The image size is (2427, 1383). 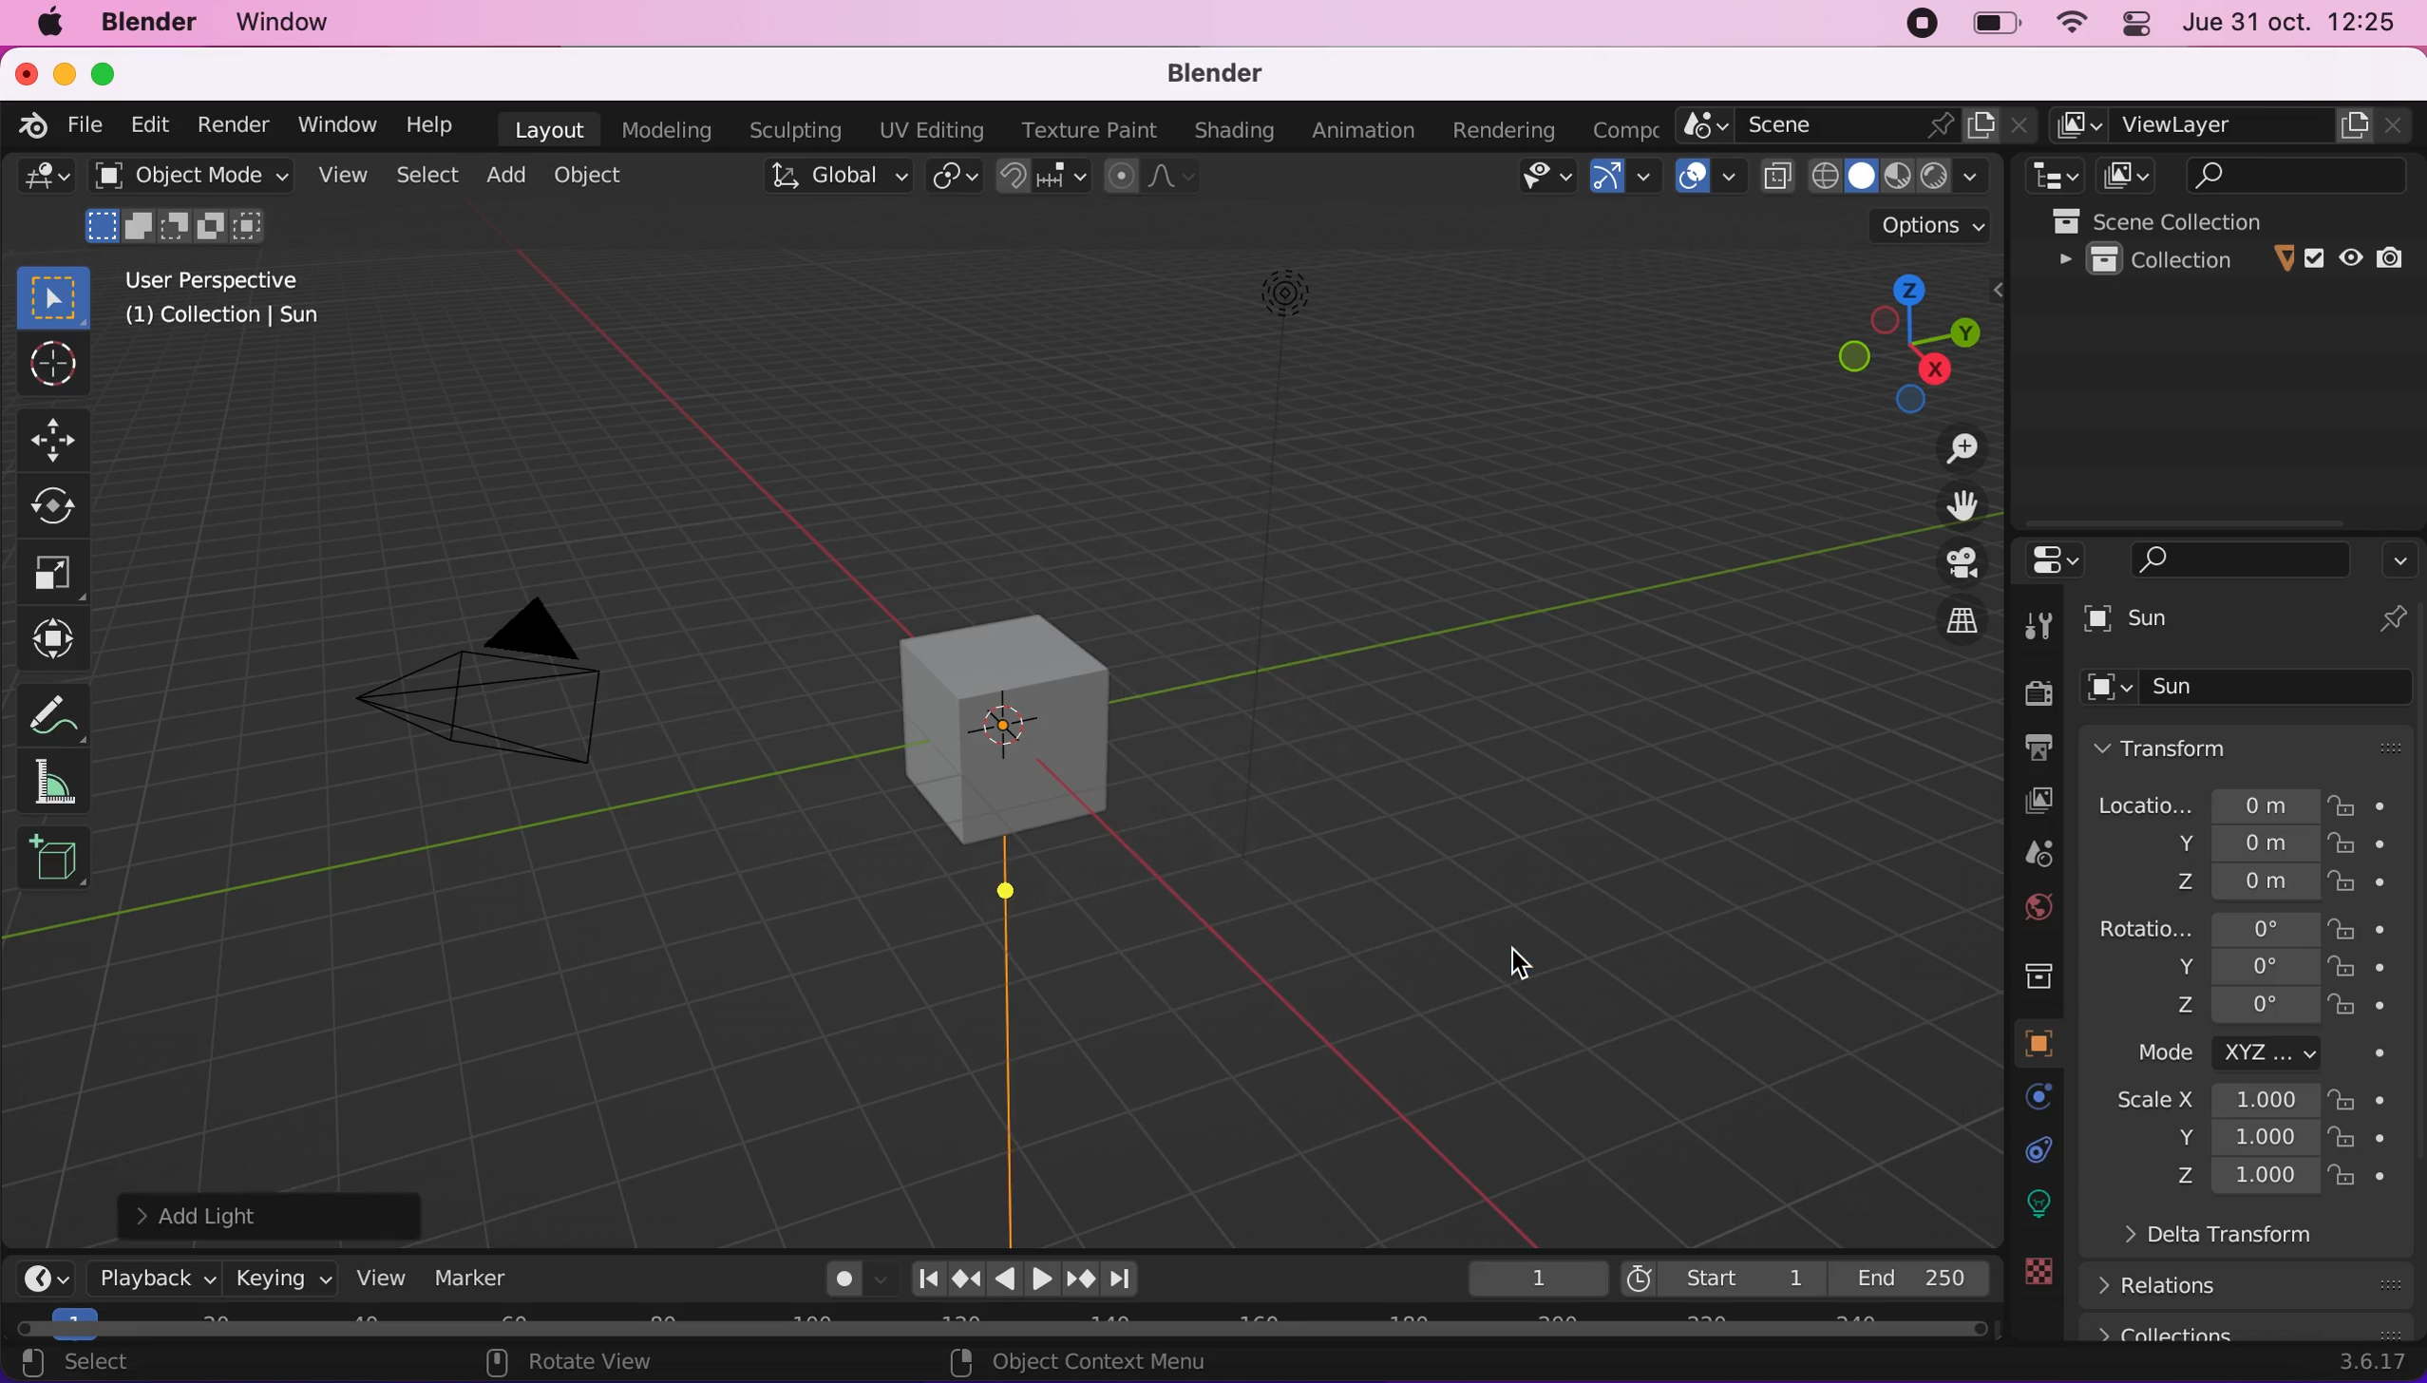 I want to click on modifiers, so click(x=2023, y=1098).